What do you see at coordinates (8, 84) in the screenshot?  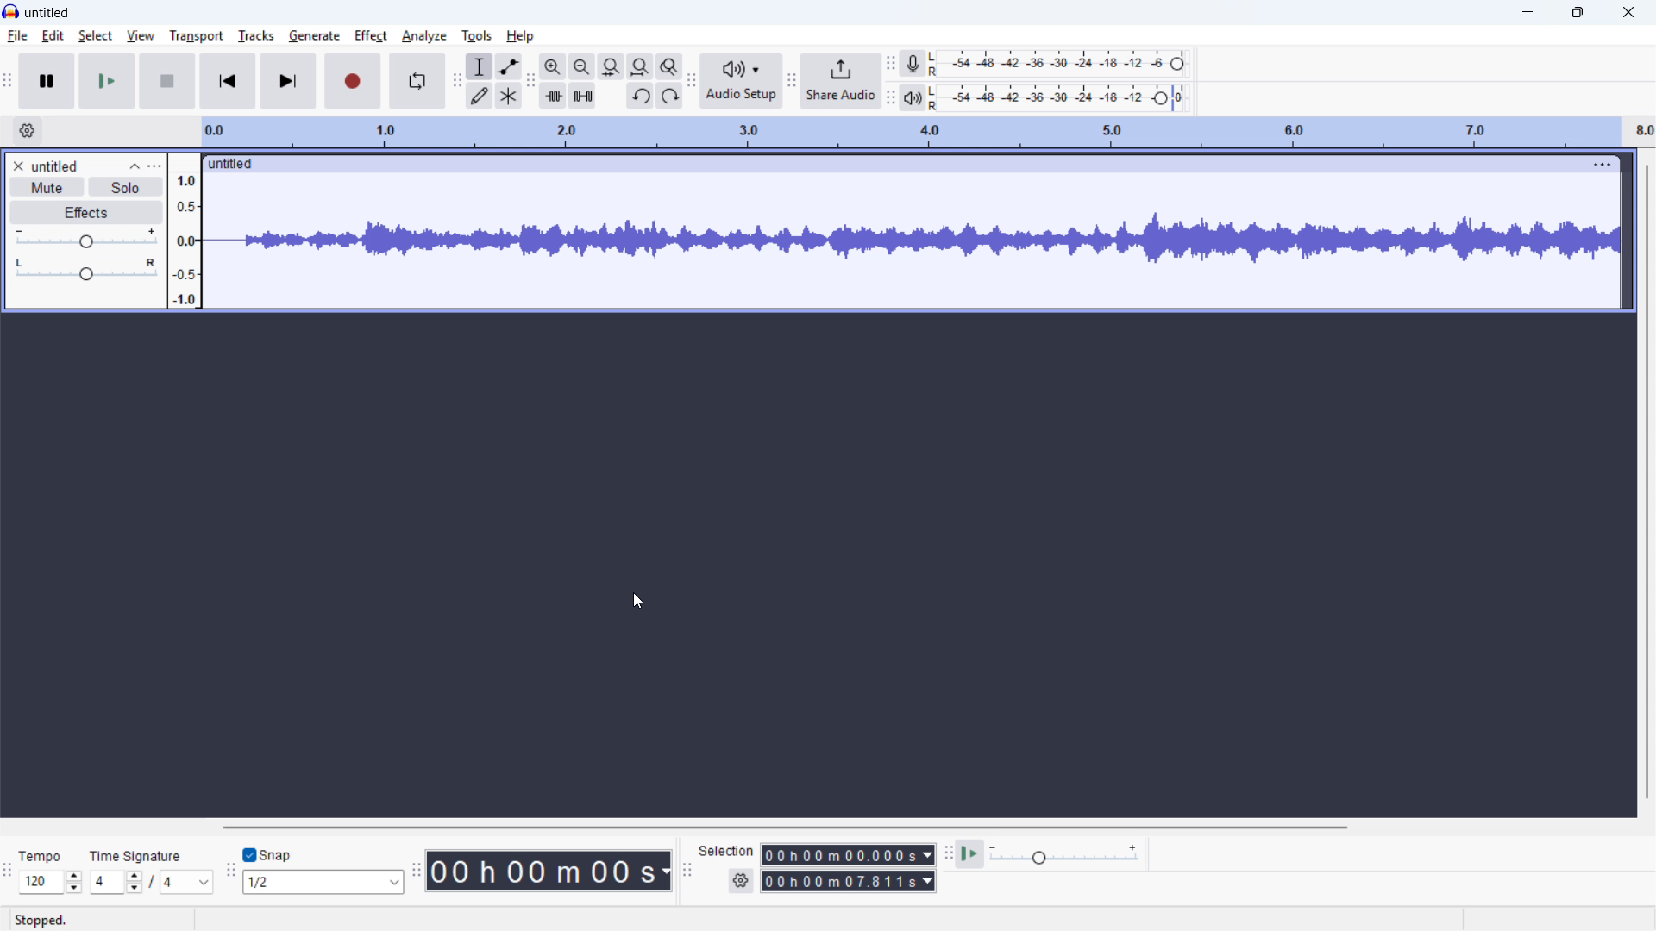 I see `transport toolbar` at bounding box center [8, 84].